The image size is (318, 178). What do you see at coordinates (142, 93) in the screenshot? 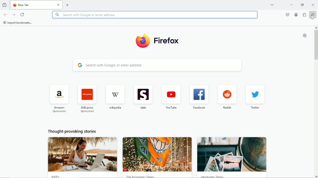
I see `icon` at bounding box center [142, 93].